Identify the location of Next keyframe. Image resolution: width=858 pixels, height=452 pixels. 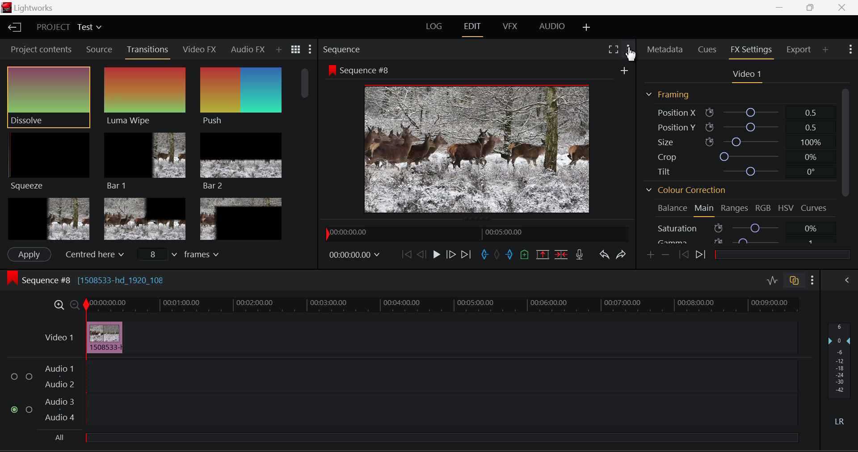
(703, 256).